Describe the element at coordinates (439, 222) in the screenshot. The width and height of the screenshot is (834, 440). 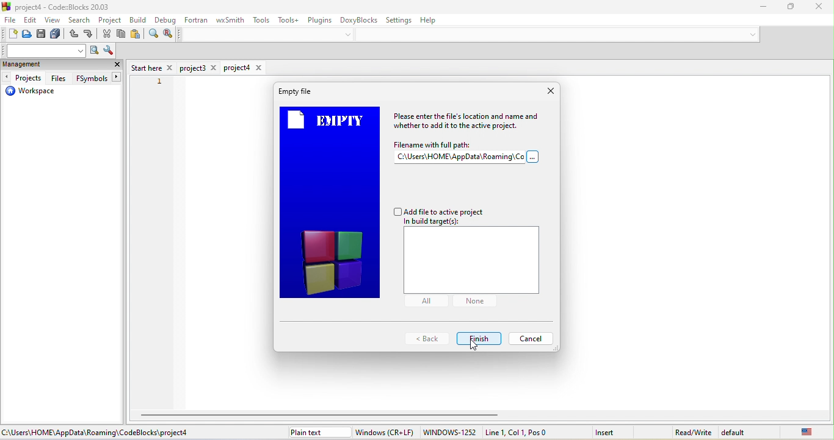
I see `In build target(s):` at that location.